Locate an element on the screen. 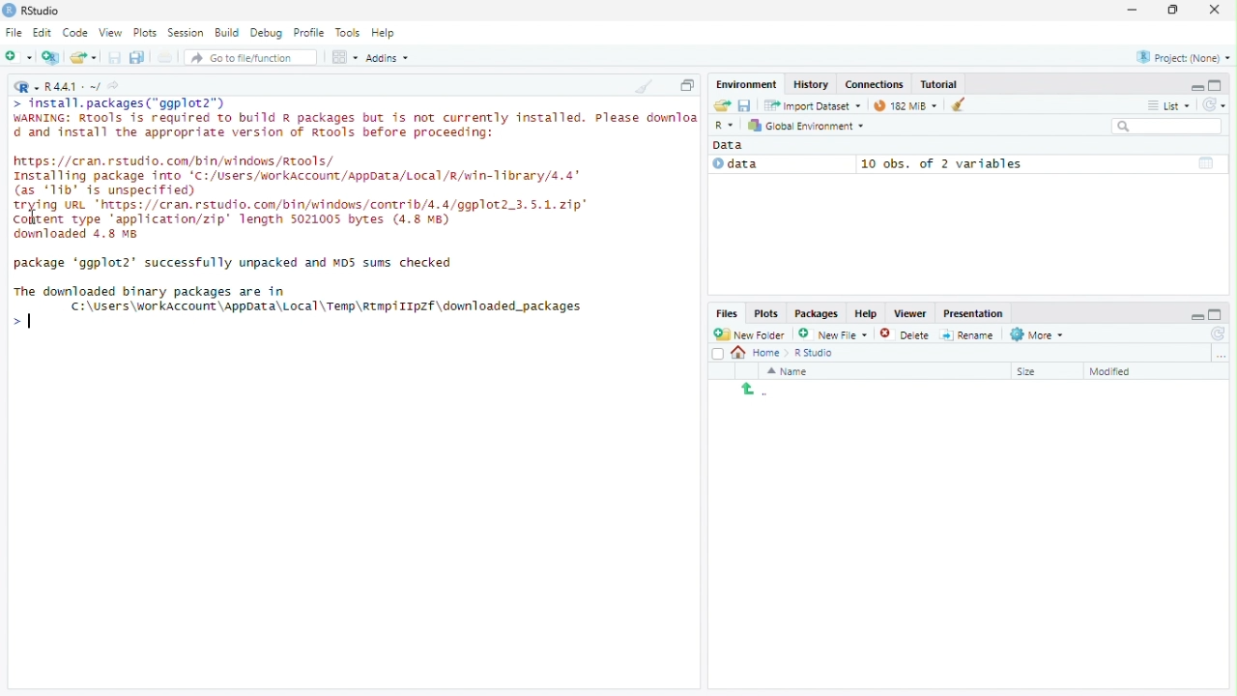  Tools is located at coordinates (349, 33).